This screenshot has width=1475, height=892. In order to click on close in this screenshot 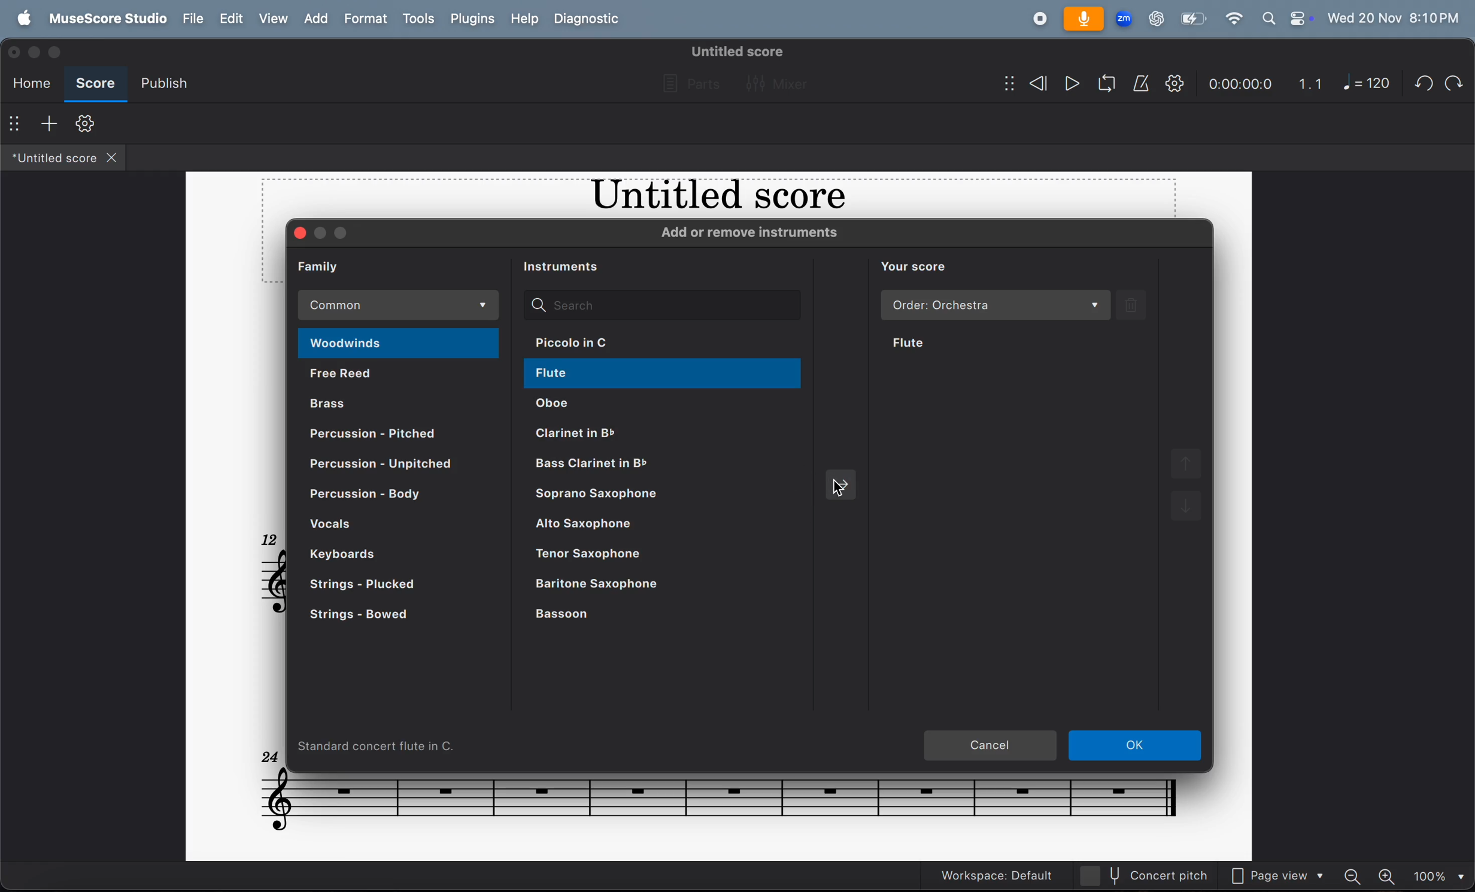, I will do `click(118, 158)`.